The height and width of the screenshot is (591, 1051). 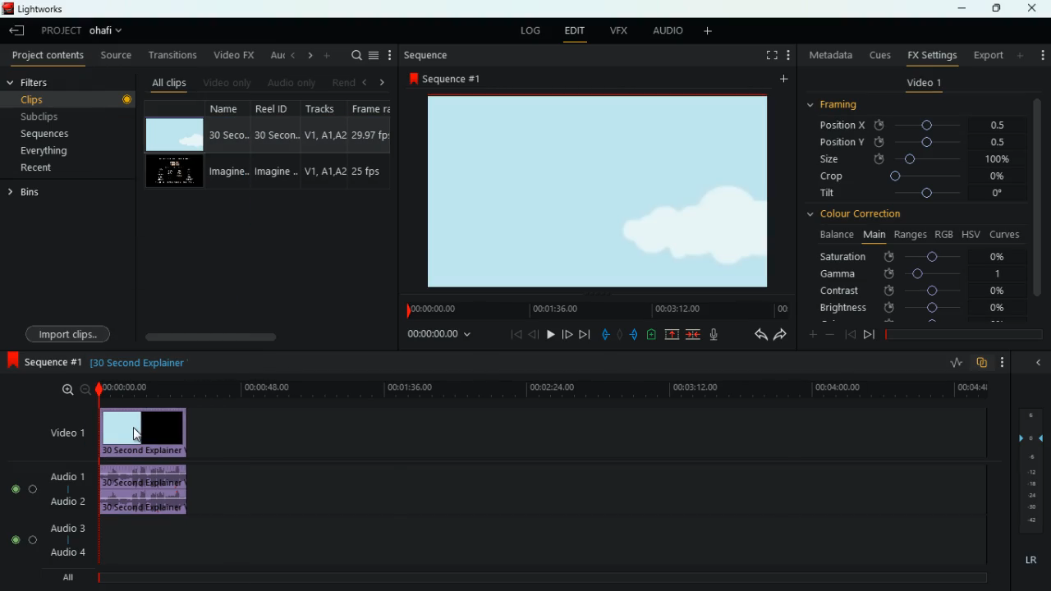 What do you see at coordinates (53, 8) in the screenshot?
I see `lightworks` at bounding box center [53, 8].